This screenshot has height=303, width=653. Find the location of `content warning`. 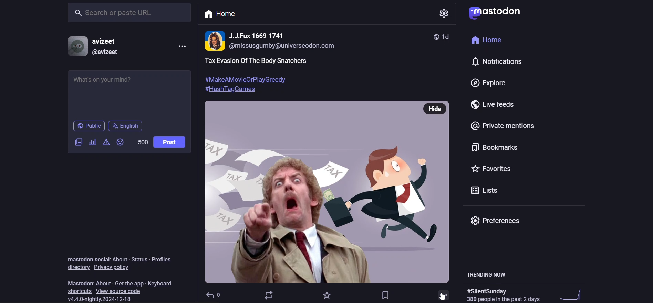

content warning is located at coordinates (106, 143).